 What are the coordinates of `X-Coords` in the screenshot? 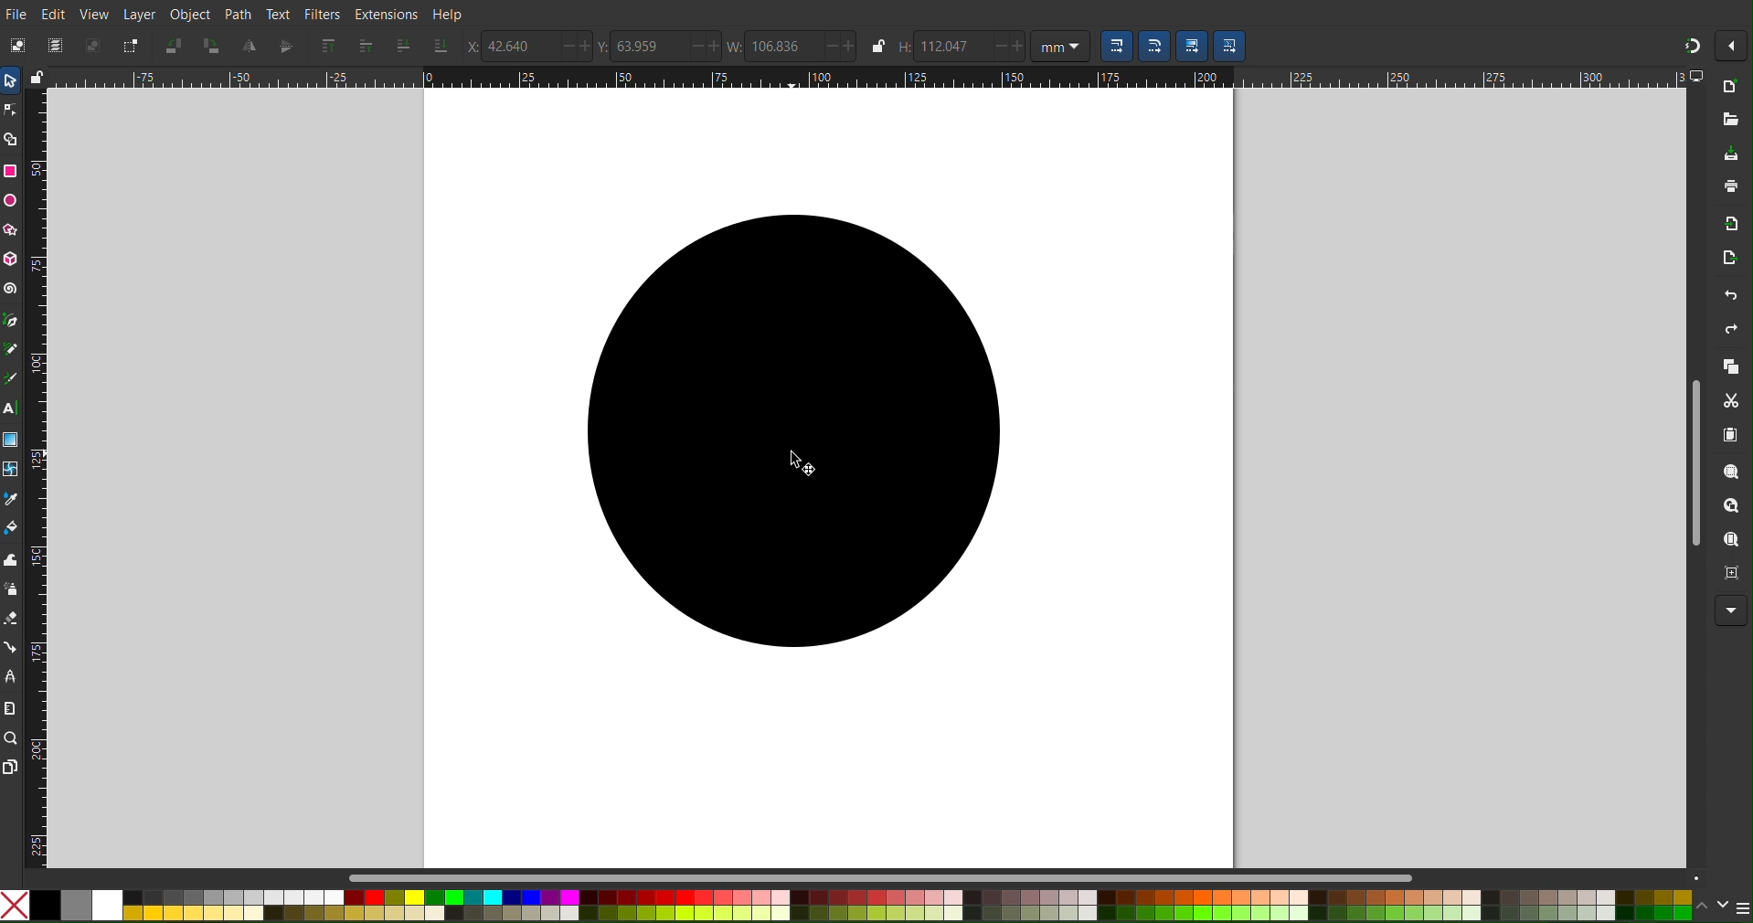 It's located at (470, 46).